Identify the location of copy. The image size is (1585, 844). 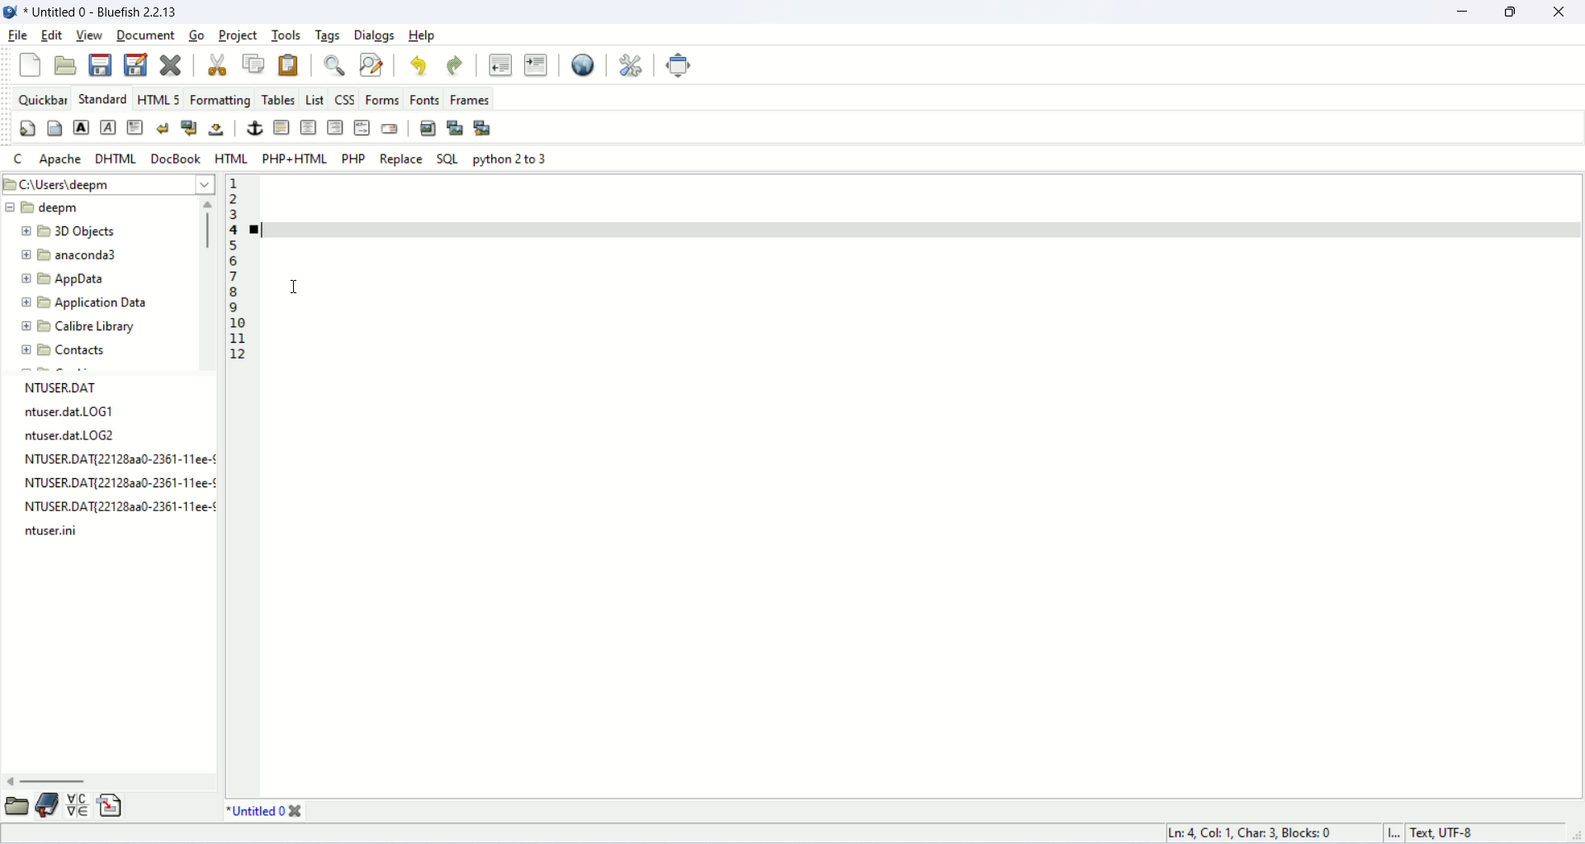
(256, 64).